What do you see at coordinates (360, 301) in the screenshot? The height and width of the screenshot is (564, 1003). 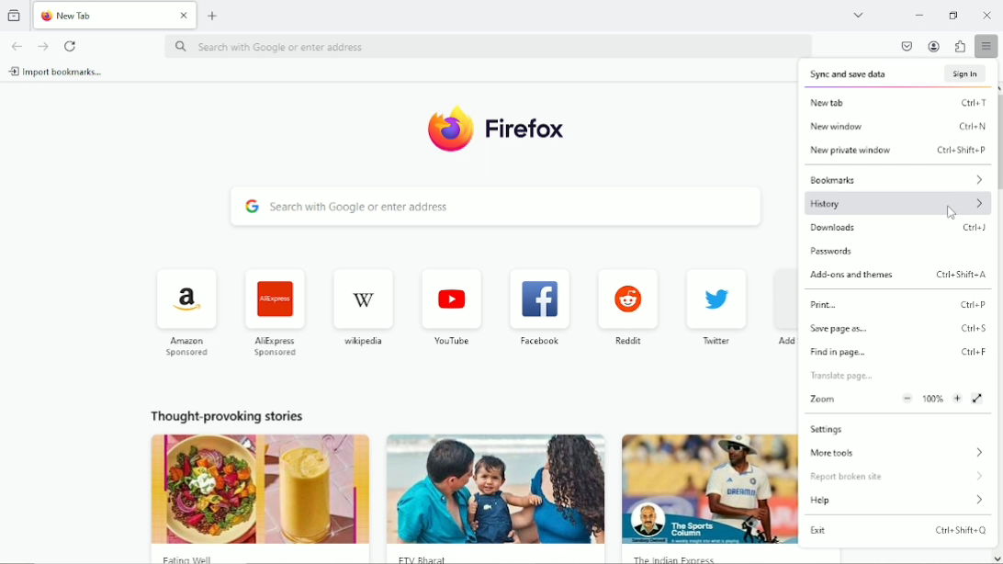 I see `icon` at bounding box center [360, 301].